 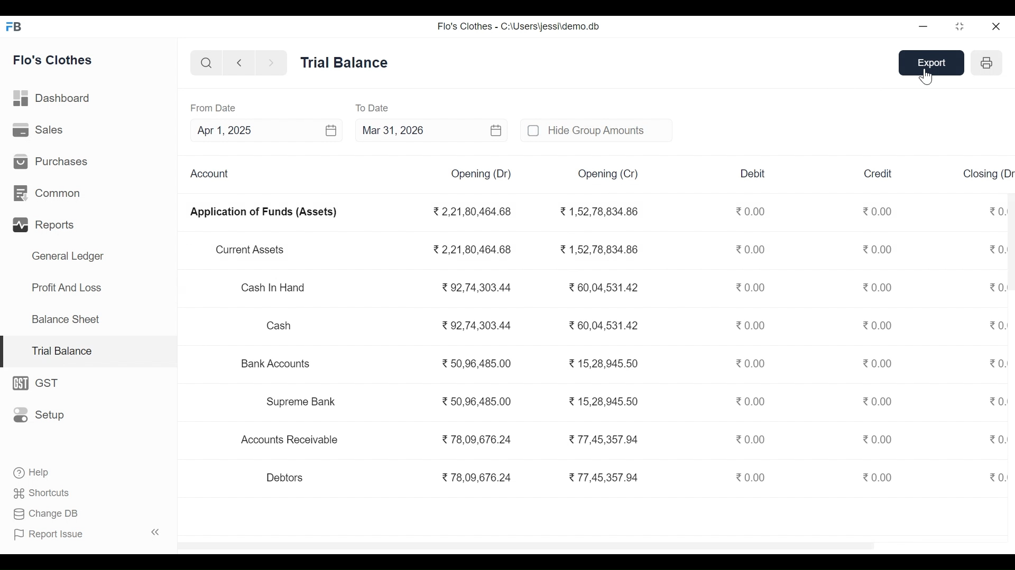 I want to click on 0.00, so click(x=995, y=364).